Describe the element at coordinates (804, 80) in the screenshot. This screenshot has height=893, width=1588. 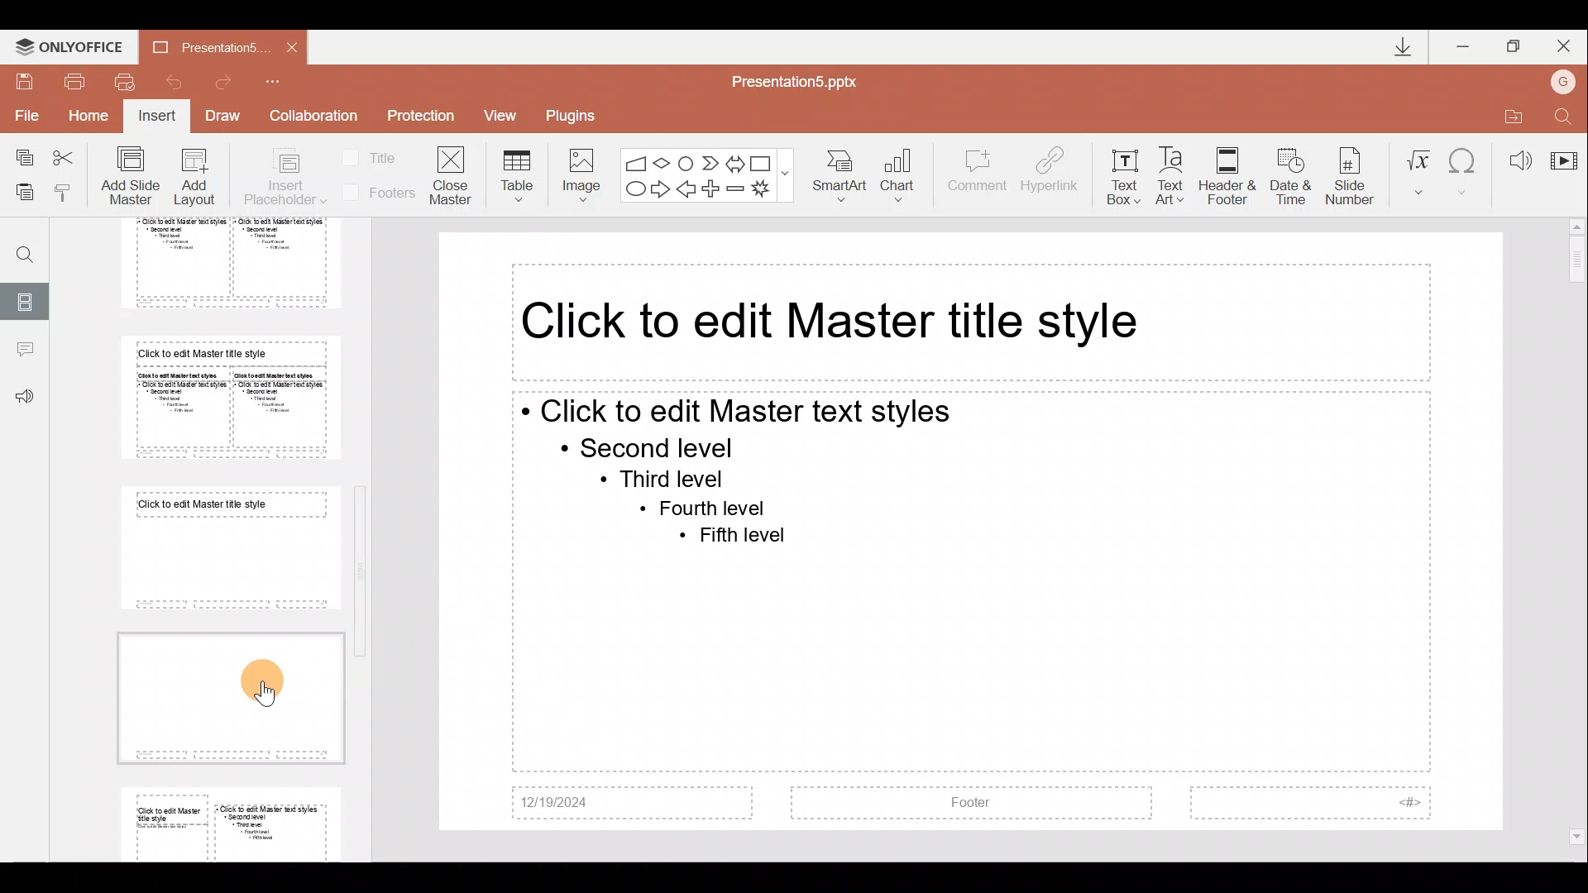
I see `Document name` at that location.